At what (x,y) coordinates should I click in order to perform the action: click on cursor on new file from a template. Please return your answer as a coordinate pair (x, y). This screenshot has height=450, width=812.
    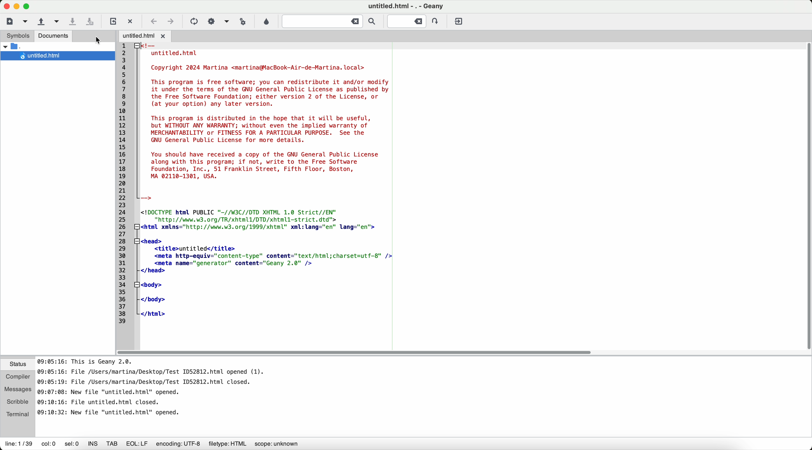
    Looking at the image, I should click on (26, 21).